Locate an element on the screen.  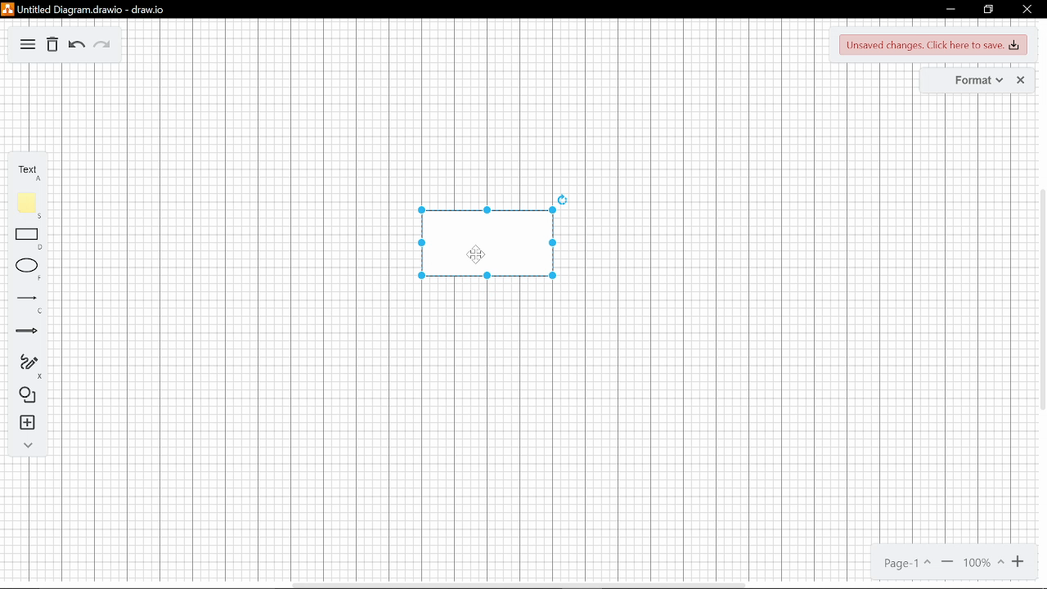
Unsaved changes is located at coordinates (934, 44).